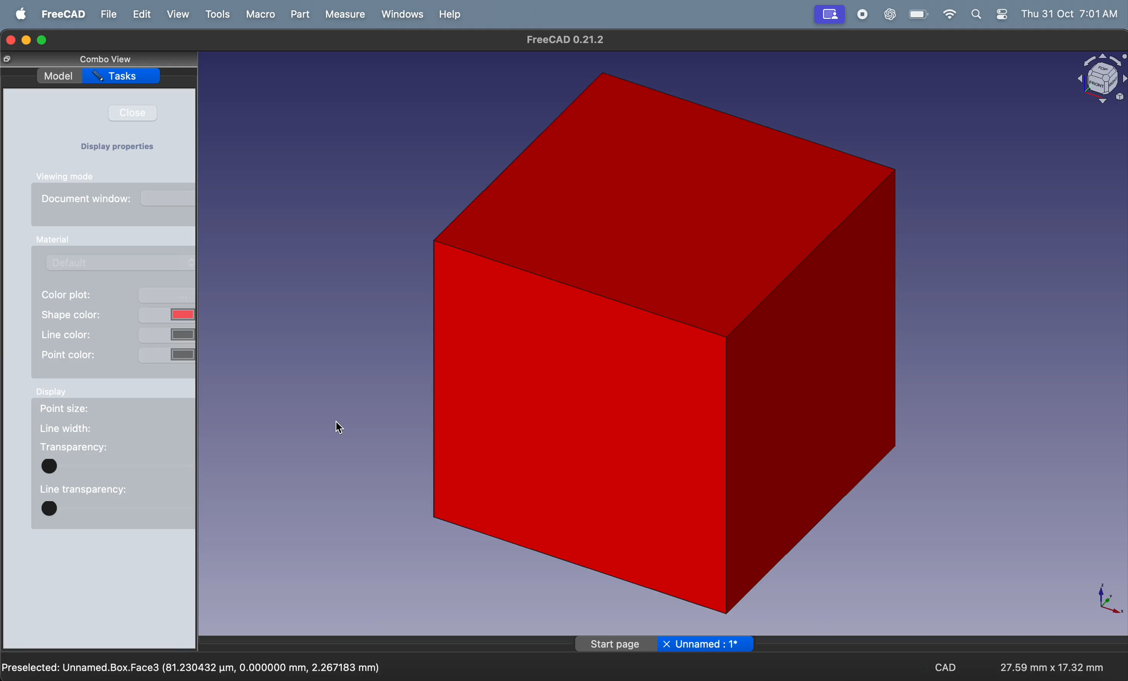  What do you see at coordinates (83, 487) in the screenshot?
I see `line transparency` at bounding box center [83, 487].